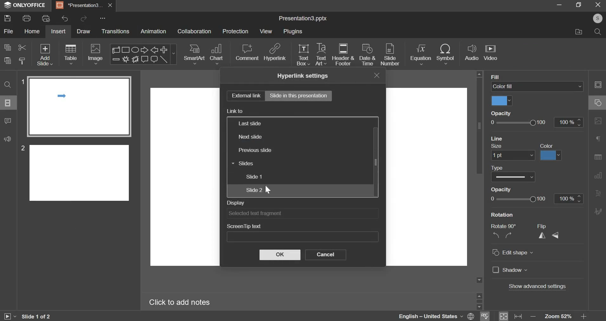 This screenshot has width=606, height=321. I want to click on view, so click(266, 32).